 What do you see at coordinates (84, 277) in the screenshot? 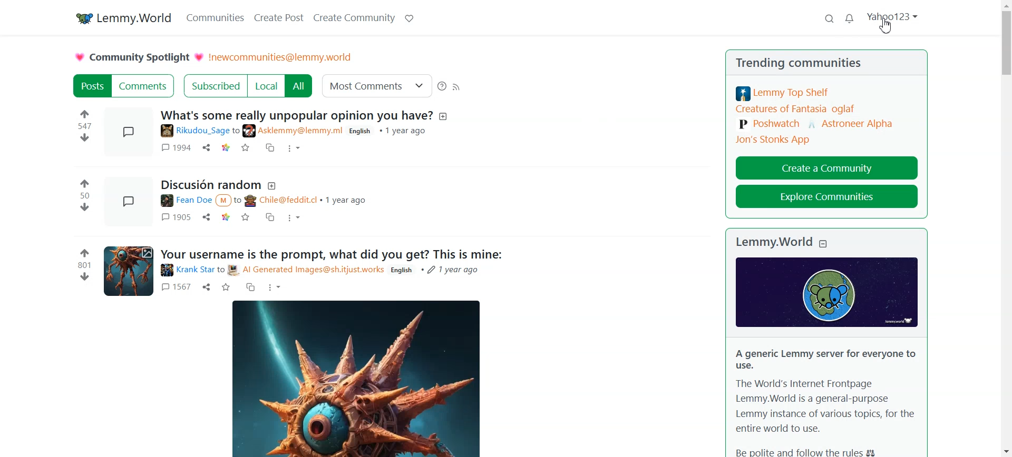
I see `downvote` at bounding box center [84, 277].